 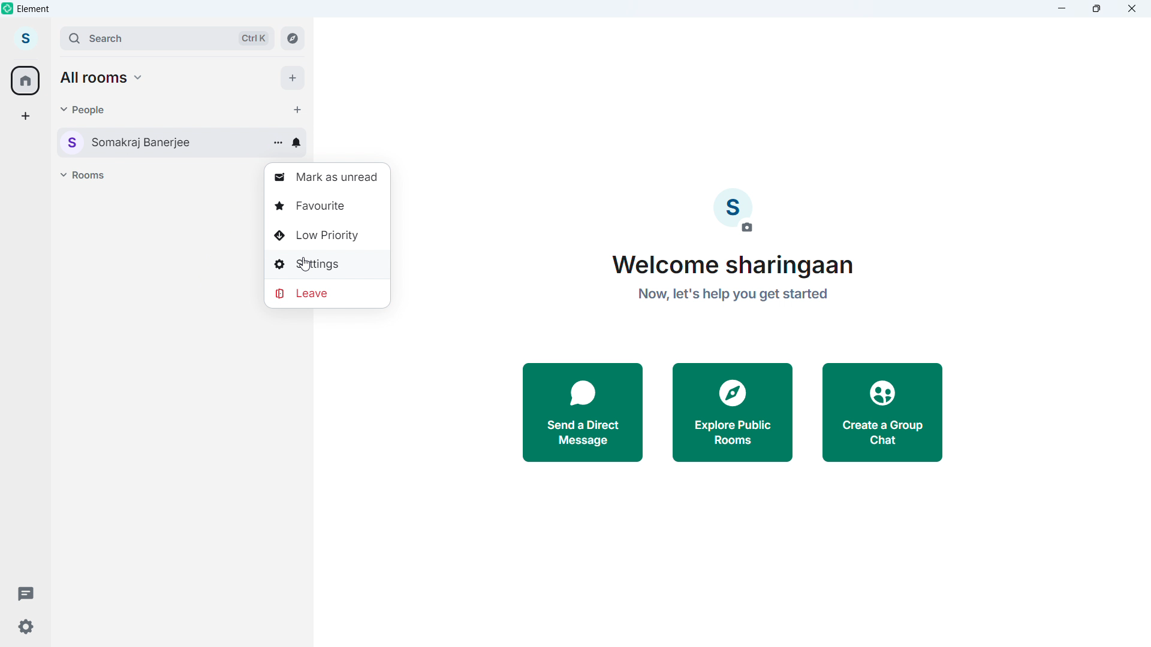 What do you see at coordinates (297, 143) in the screenshot?
I see `Conversation notification setting ` at bounding box center [297, 143].